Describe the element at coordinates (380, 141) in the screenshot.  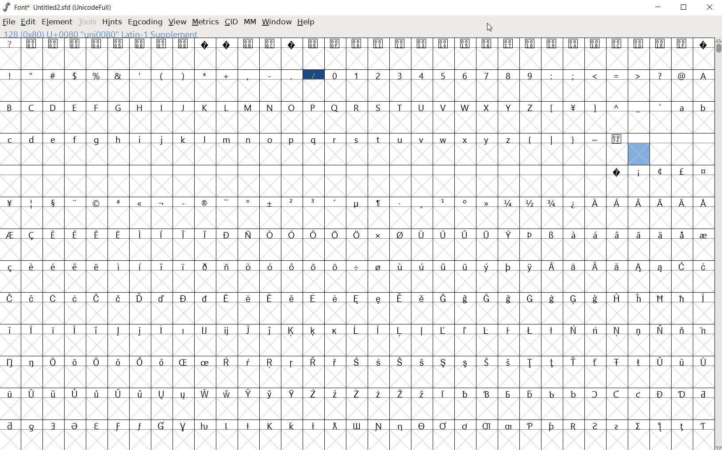
I see `glyph` at that location.